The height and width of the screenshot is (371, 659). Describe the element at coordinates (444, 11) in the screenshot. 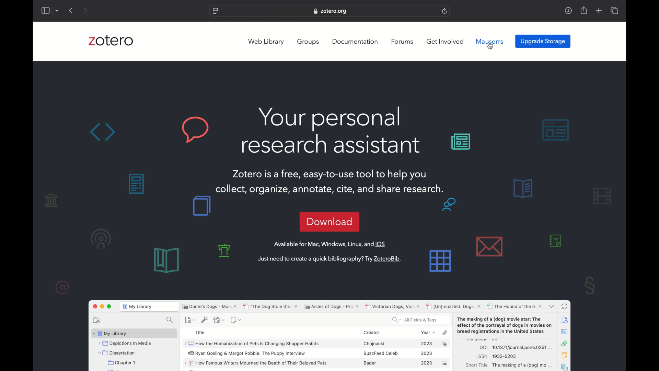

I see `refresh` at that location.